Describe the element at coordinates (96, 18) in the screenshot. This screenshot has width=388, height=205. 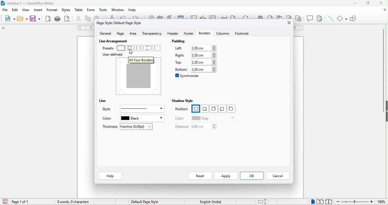
I see `paste` at that location.